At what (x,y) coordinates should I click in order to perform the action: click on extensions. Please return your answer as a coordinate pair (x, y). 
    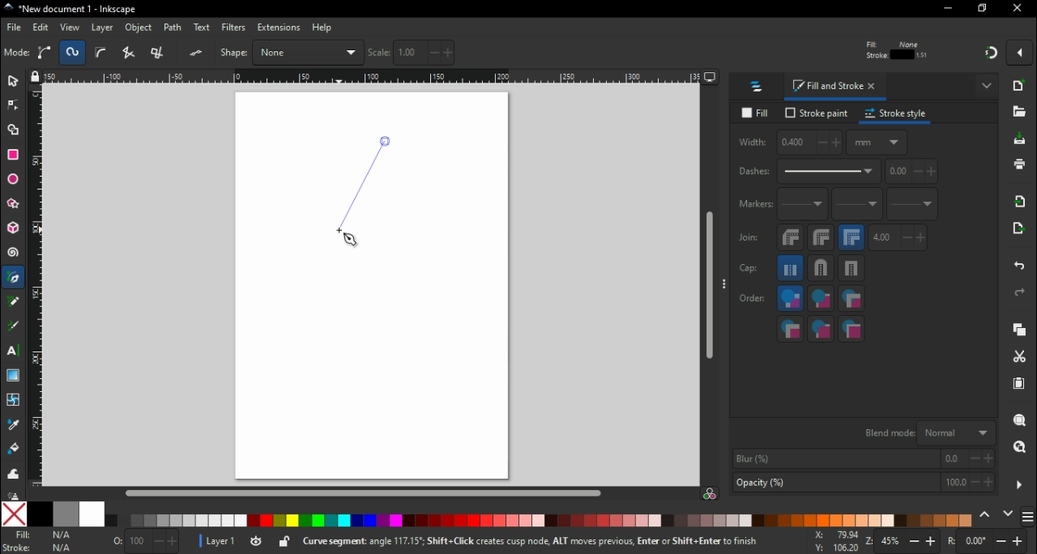
    Looking at the image, I should click on (278, 28).